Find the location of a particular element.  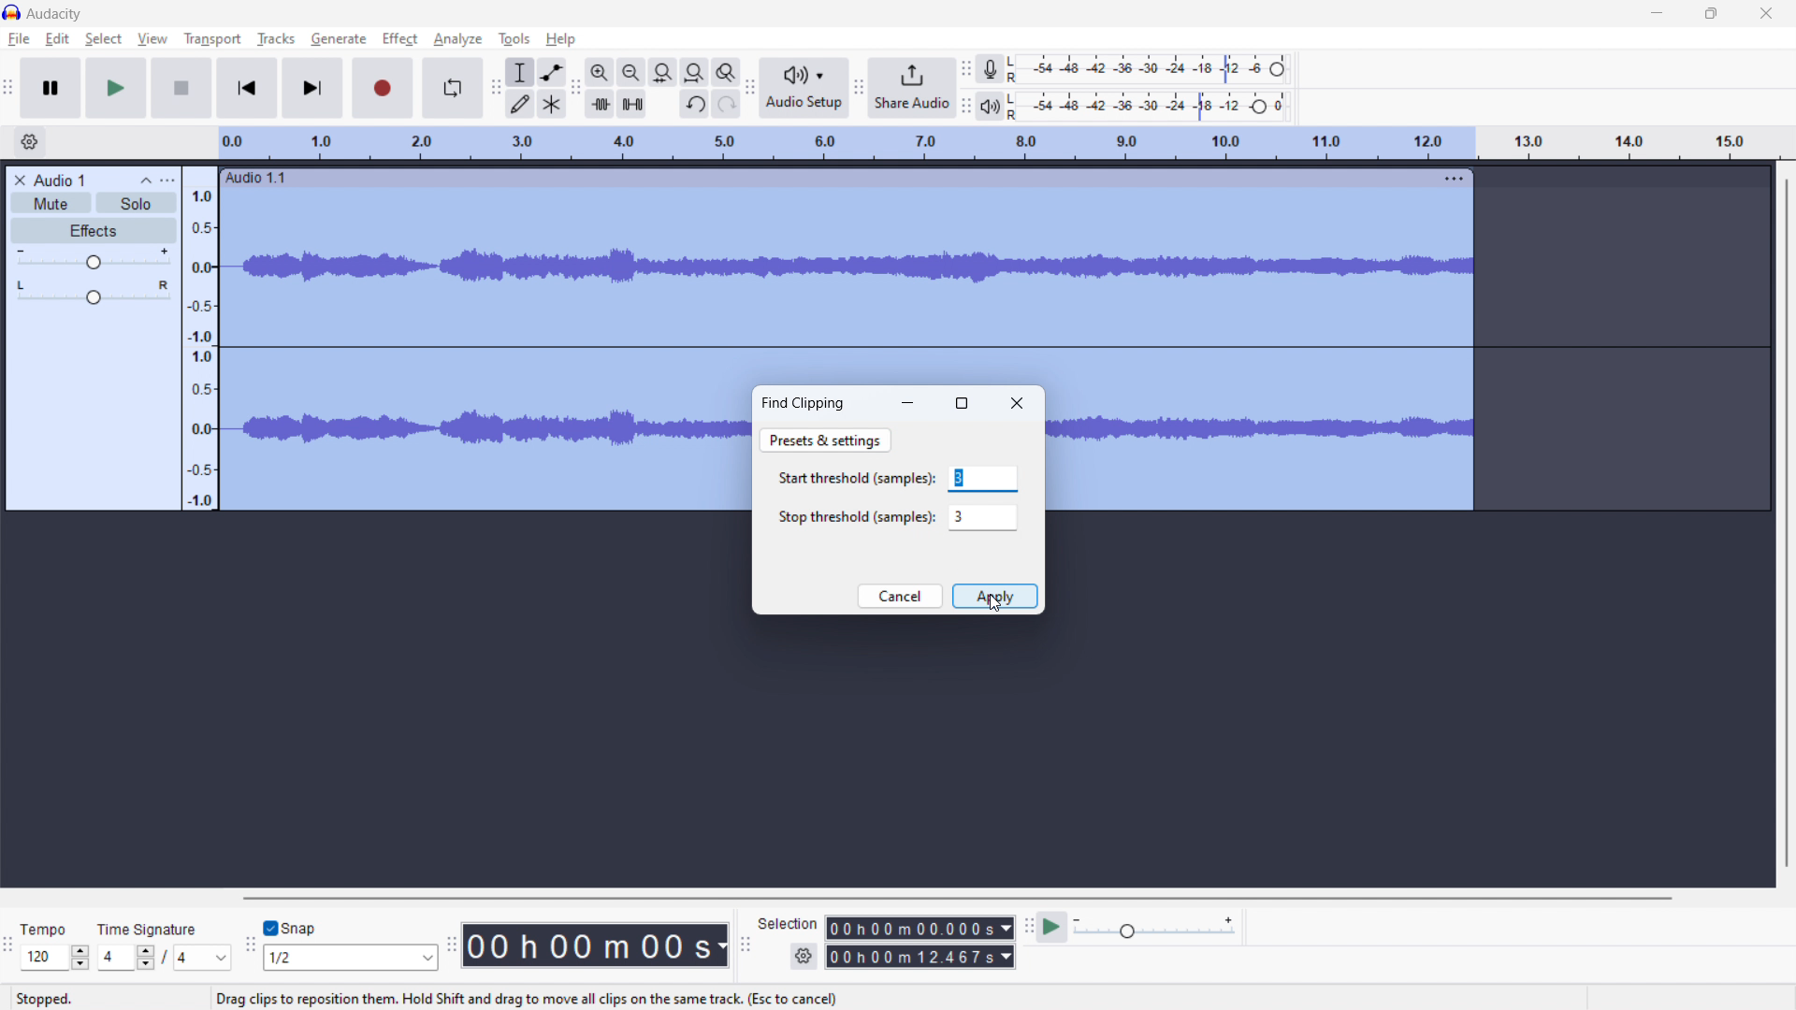

set tempo is located at coordinates (54, 957).